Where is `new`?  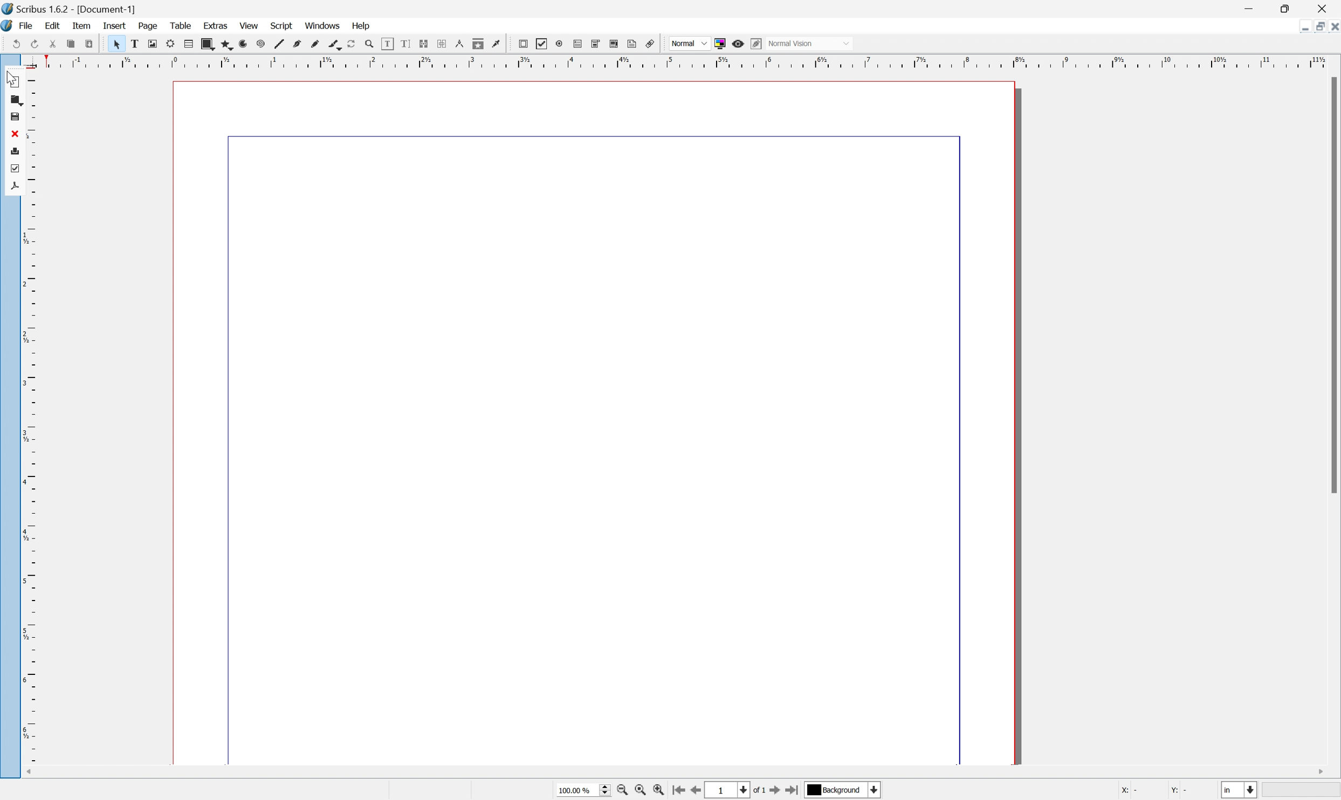
new is located at coordinates (17, 44).